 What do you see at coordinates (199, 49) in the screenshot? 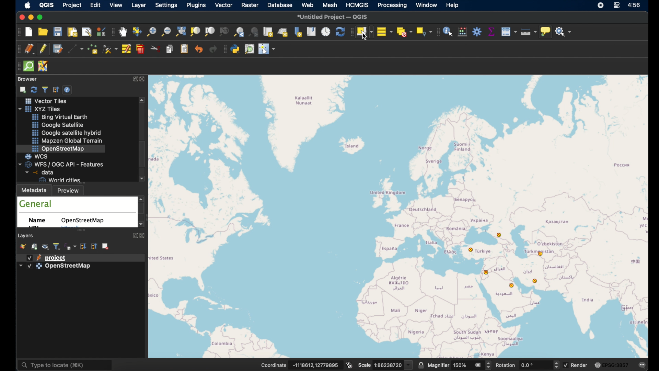
I see `undo` at bounding box center [199, 49].